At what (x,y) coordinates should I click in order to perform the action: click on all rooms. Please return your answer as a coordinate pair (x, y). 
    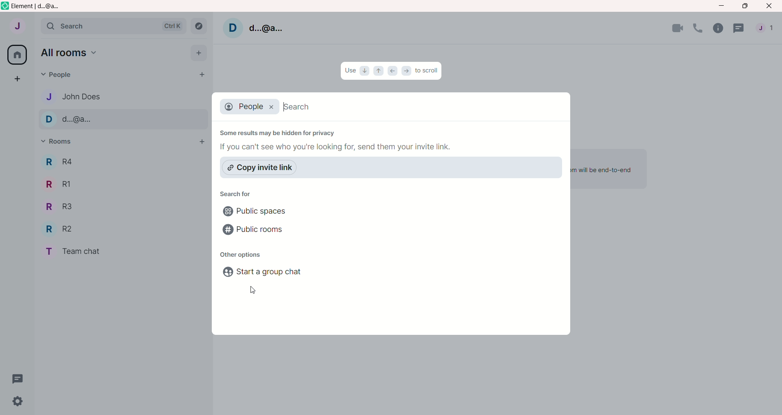
    Looking at the image, I should click on (69, 53).